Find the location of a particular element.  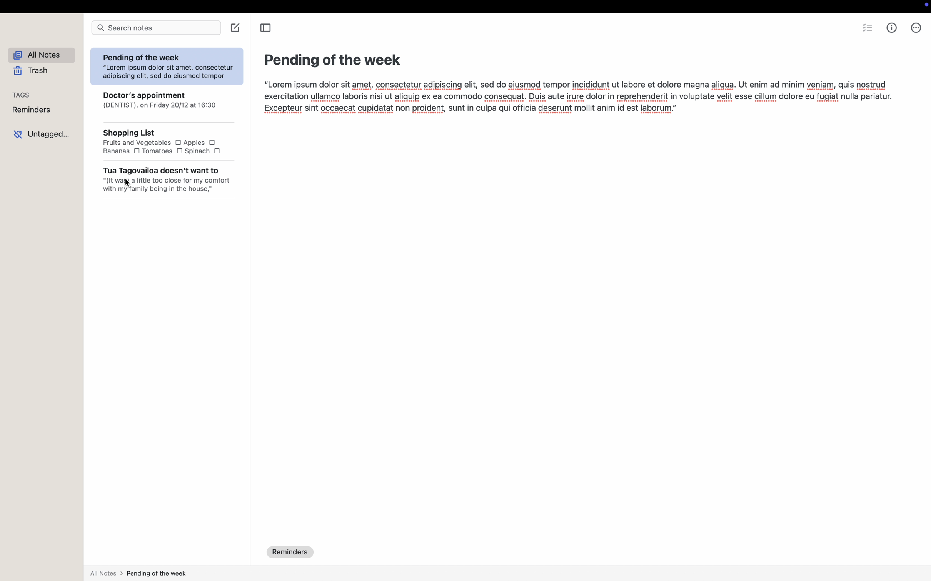

Pending of the week is located at coordinates (336, 61).